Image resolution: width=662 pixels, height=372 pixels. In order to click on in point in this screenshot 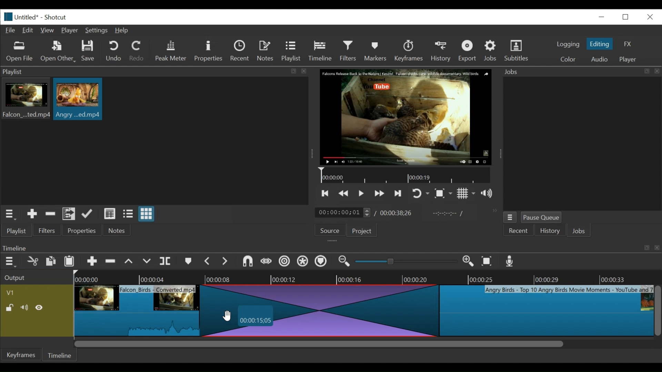, I will do `click(446, 214)`.